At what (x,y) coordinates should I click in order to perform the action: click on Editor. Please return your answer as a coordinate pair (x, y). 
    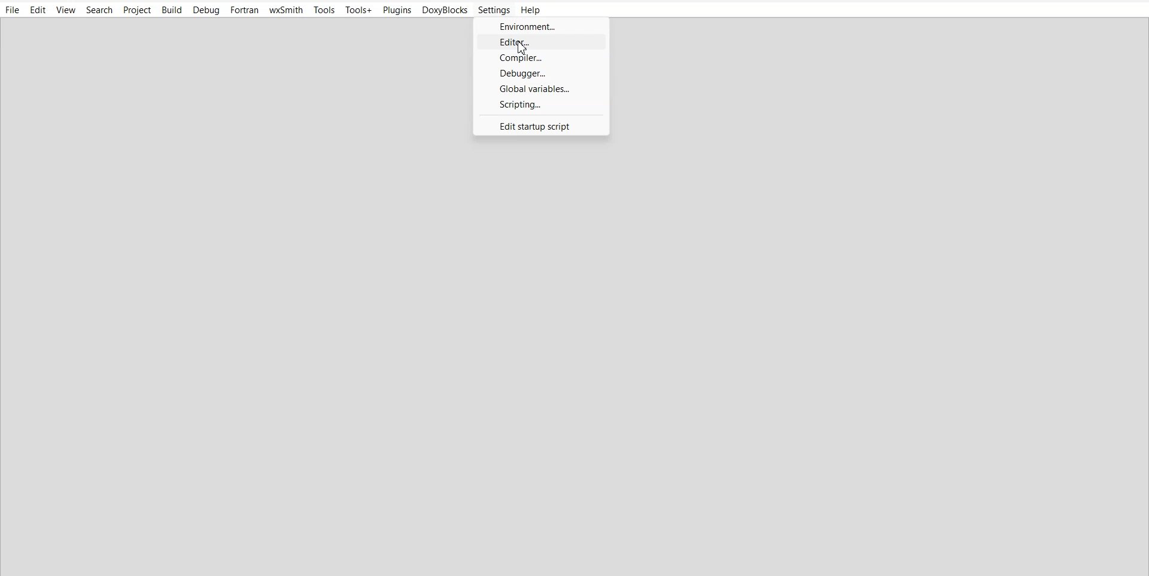
    Looking at the image, I should click on (540, 43).